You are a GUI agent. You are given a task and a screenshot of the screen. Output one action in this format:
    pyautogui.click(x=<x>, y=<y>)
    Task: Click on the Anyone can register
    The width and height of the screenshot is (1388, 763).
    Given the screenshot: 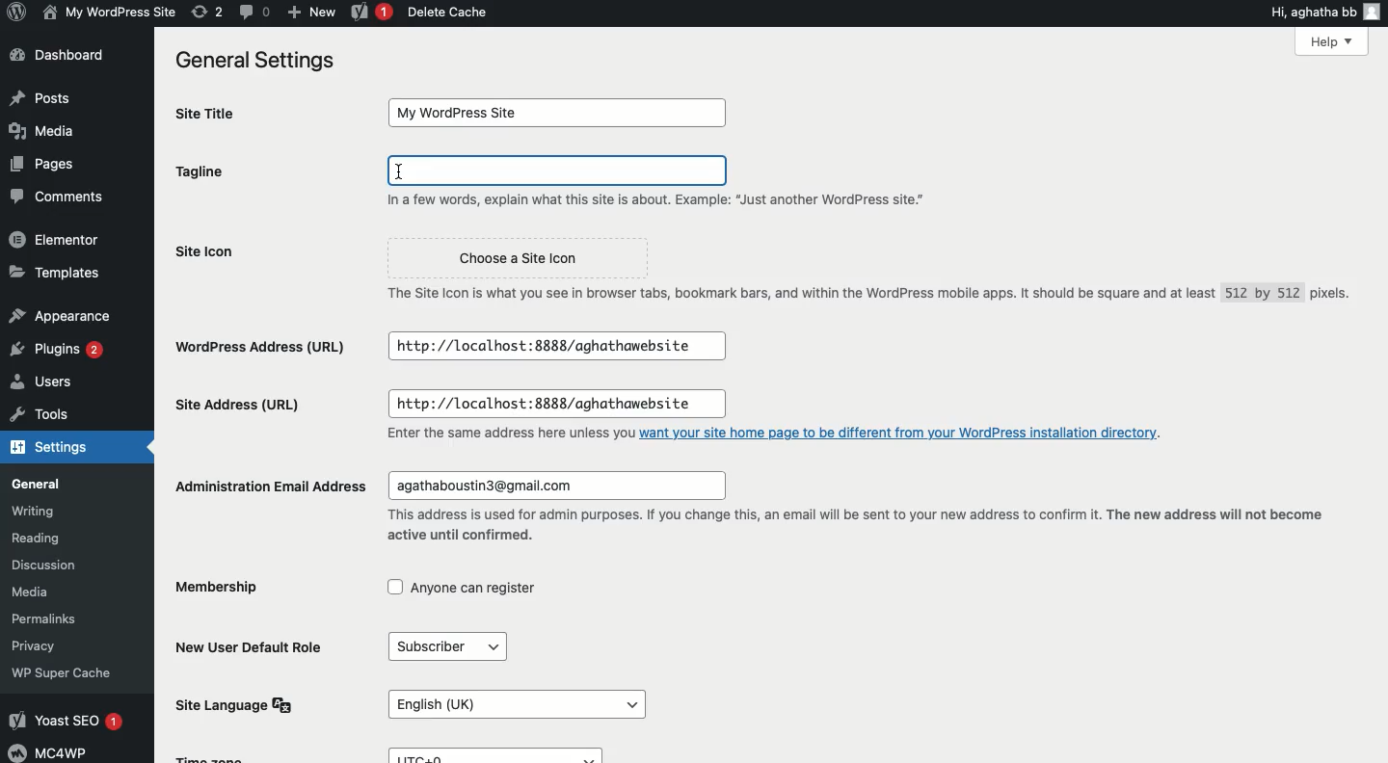 What is the action you would take?
    pyautogui.click(x=470, y=590)
    